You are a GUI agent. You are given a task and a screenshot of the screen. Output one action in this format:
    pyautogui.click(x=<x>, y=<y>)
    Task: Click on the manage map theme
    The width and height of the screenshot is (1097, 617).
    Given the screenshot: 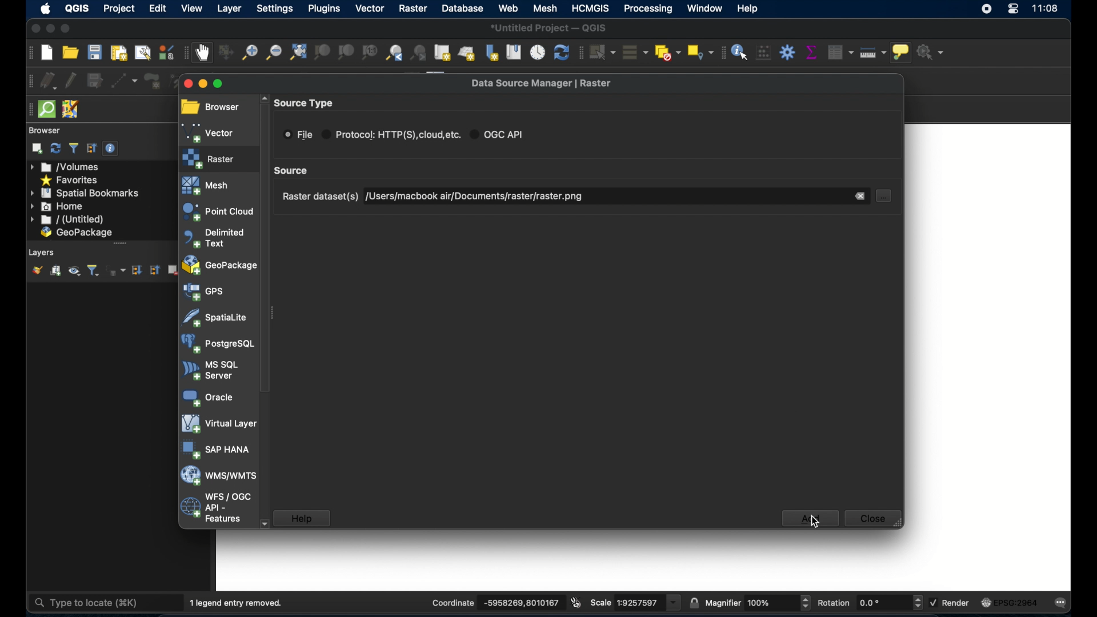 What is the action you would take?
    pyautogui.click(x=75, y=272)
    